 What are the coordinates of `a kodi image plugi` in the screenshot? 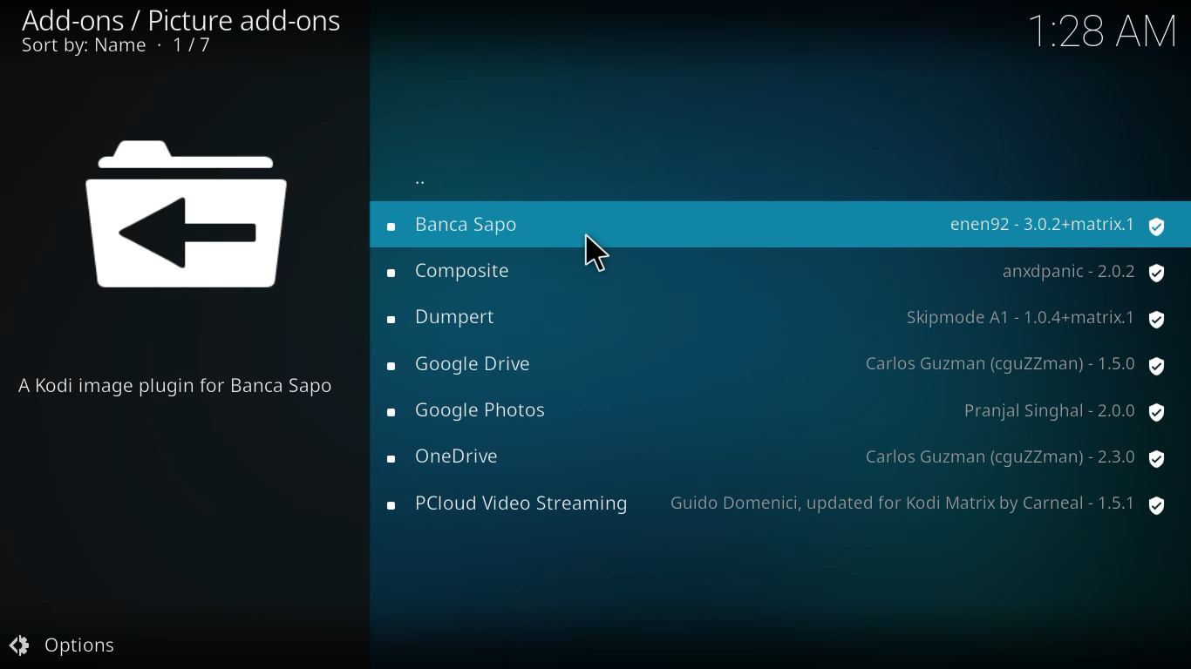 It's located at (179, 384).